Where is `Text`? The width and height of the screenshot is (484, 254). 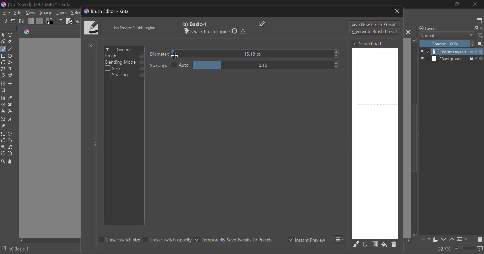
Text is located at coordinates (10, 35).